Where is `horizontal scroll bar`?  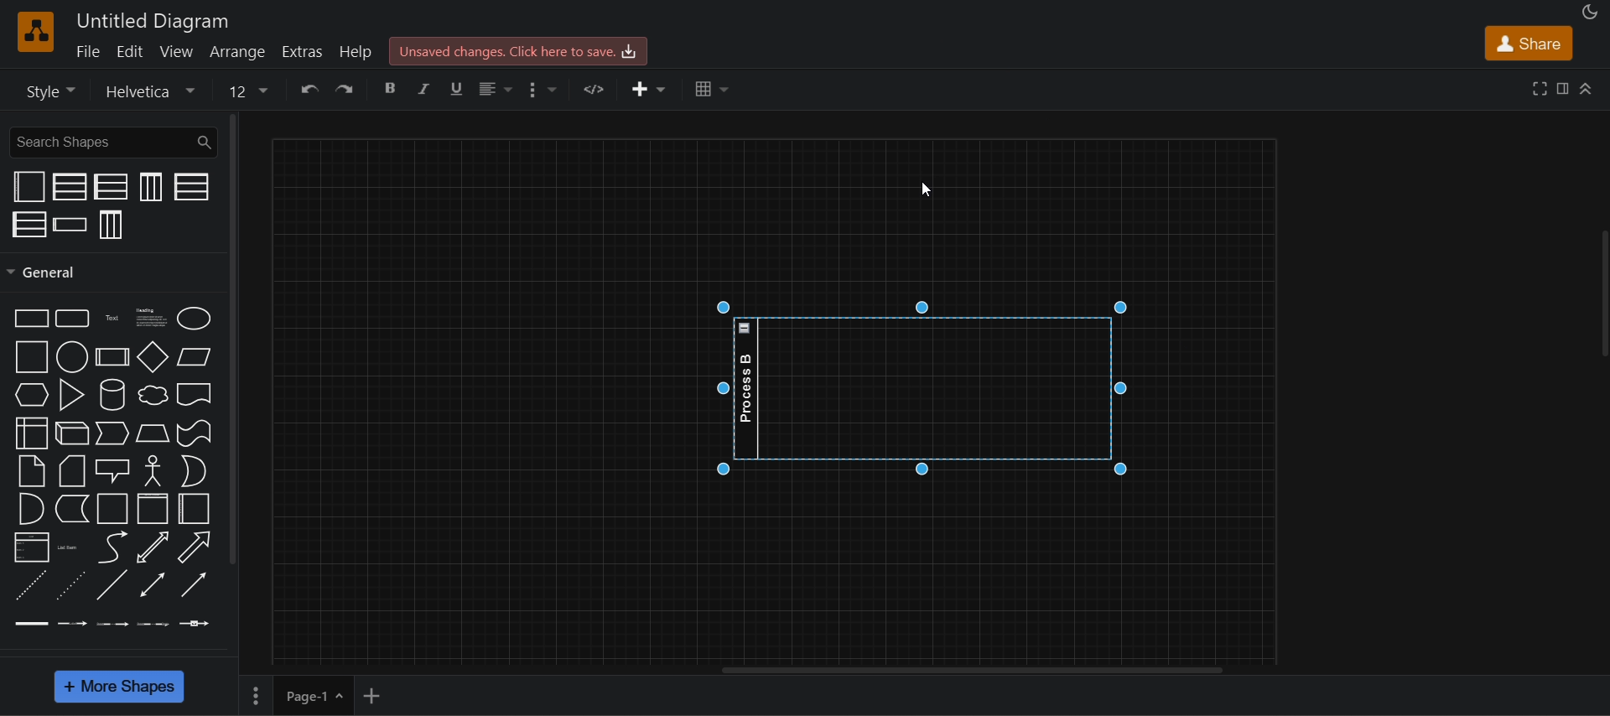
horizontal scroll bar is located at coordinates (969, 672).